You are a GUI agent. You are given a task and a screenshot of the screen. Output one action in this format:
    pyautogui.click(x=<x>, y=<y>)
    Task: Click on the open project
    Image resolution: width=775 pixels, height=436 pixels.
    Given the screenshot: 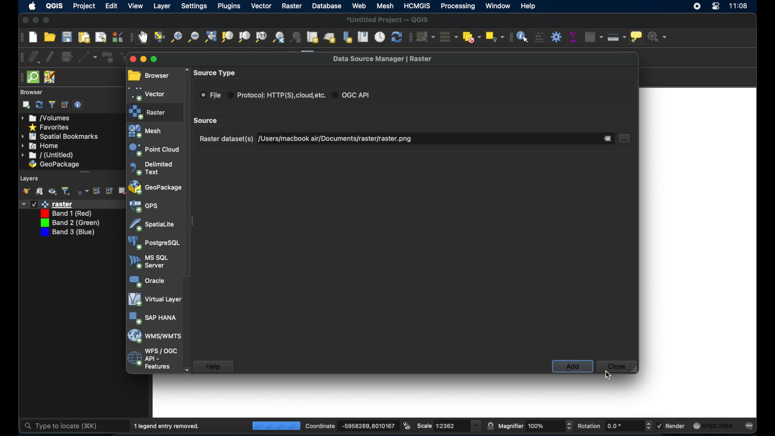 What is the action you would take?
    pyautogui.click(x=50, y=37)
    